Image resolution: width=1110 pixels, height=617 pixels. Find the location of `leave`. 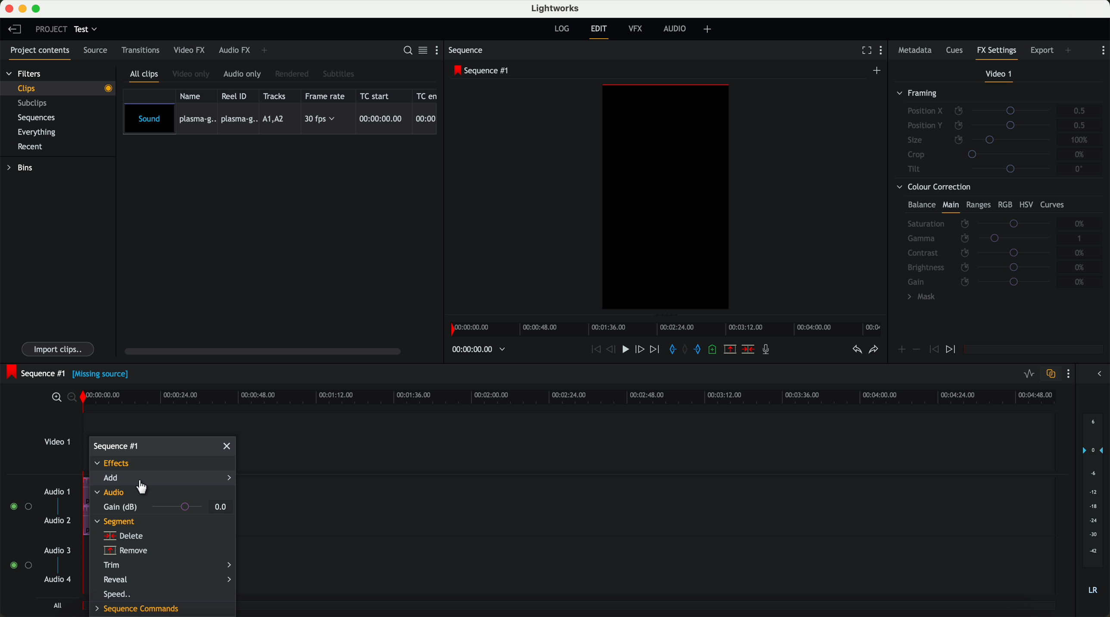

leave is located at coordinates (16, 31).